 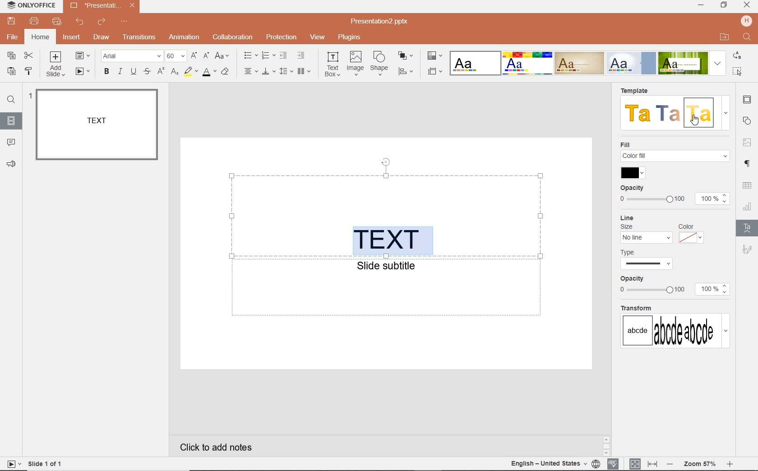 I want to click on SLIDE1, so click(x=97, y=125).